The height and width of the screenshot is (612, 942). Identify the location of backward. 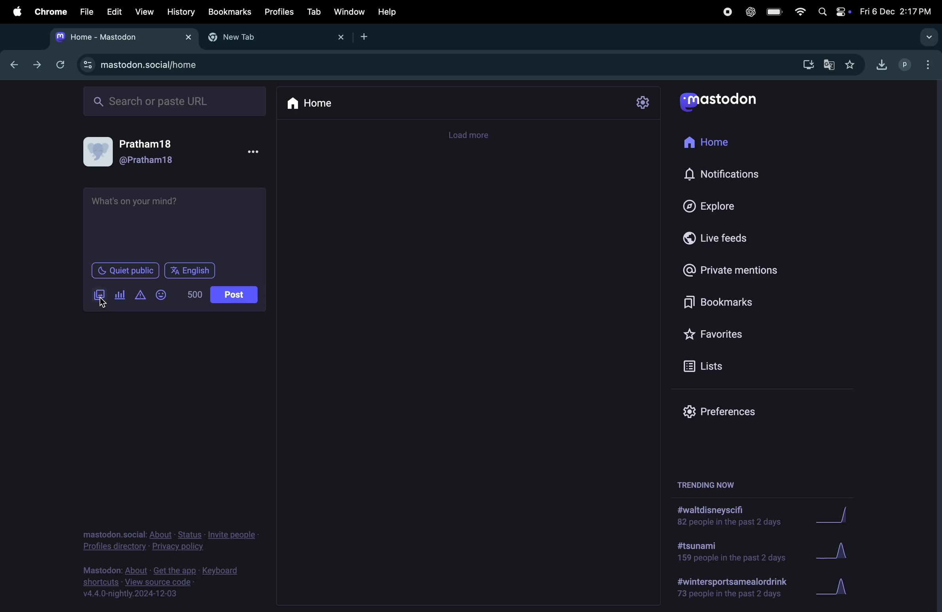
(18, 66).